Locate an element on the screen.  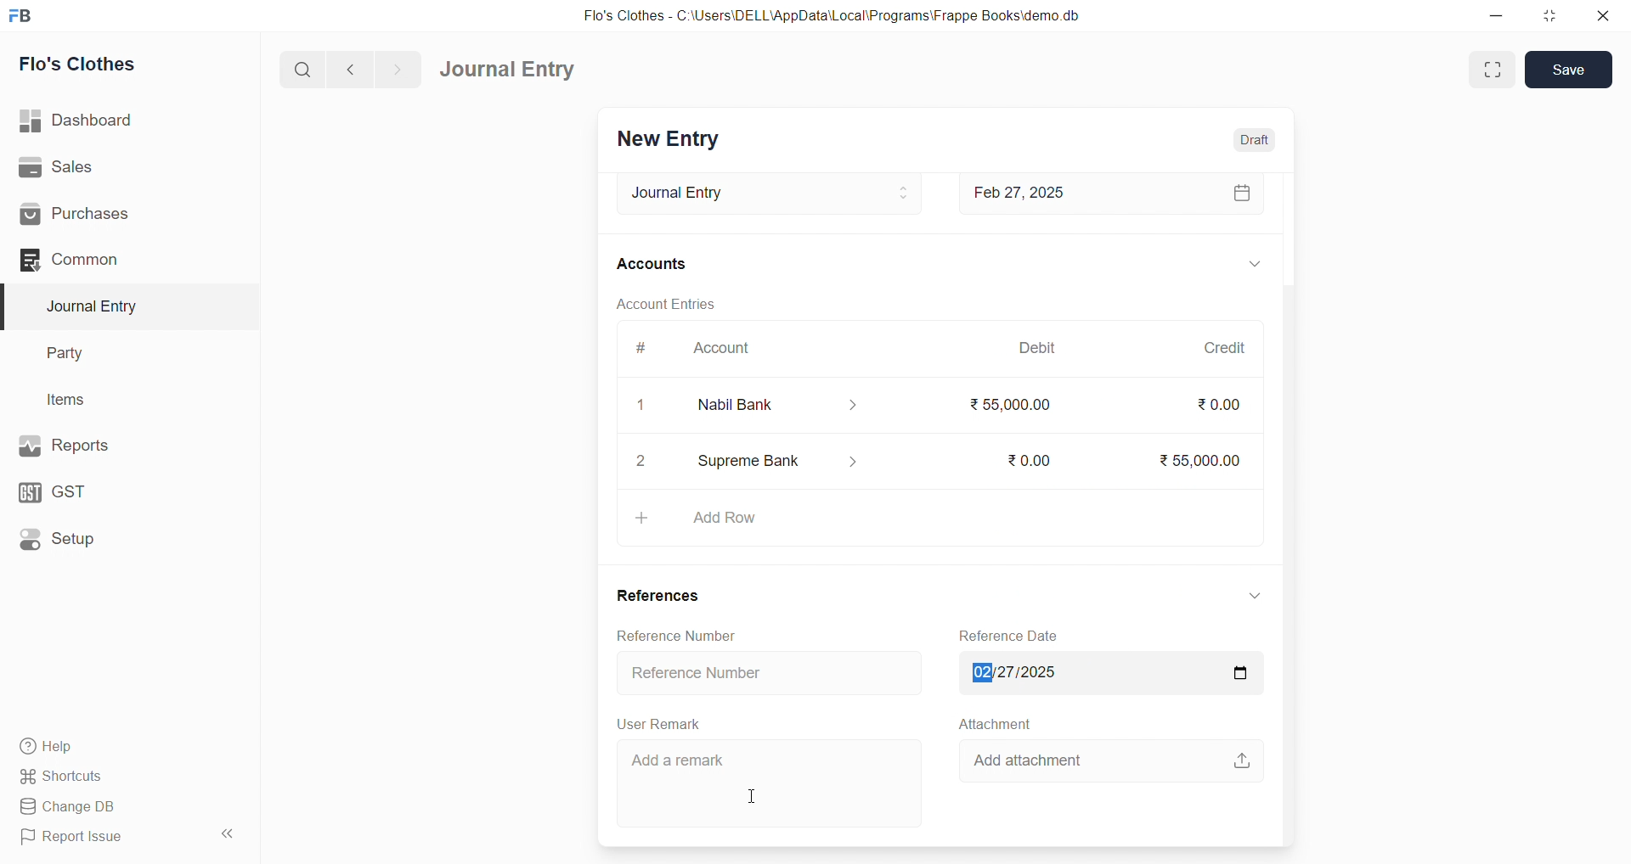
Reference Number is located at coordinates (766, 673).